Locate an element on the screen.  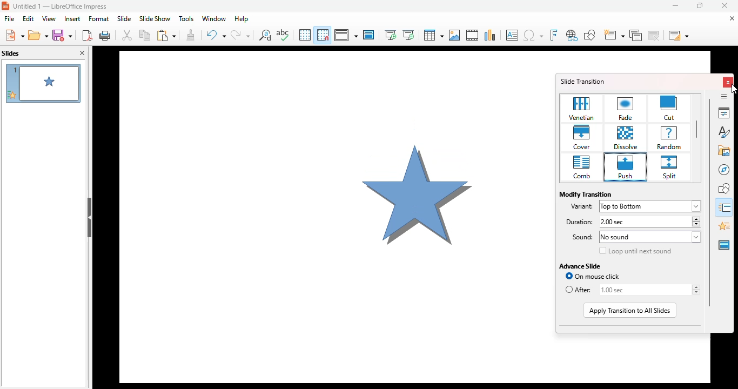
slide 1 is located at coordinates (51, 83).